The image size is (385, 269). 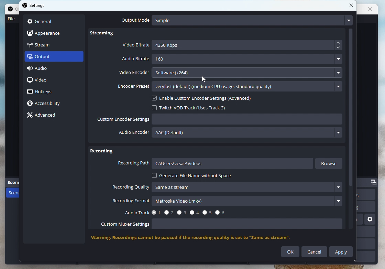 I want to click on Advance, so click(x=44, y=115).